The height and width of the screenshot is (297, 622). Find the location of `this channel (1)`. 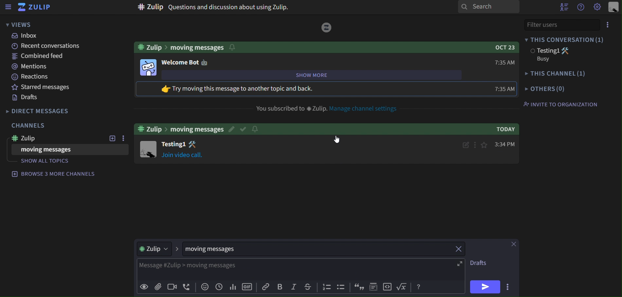

this channel (1) is located at coordinates (556, 74).